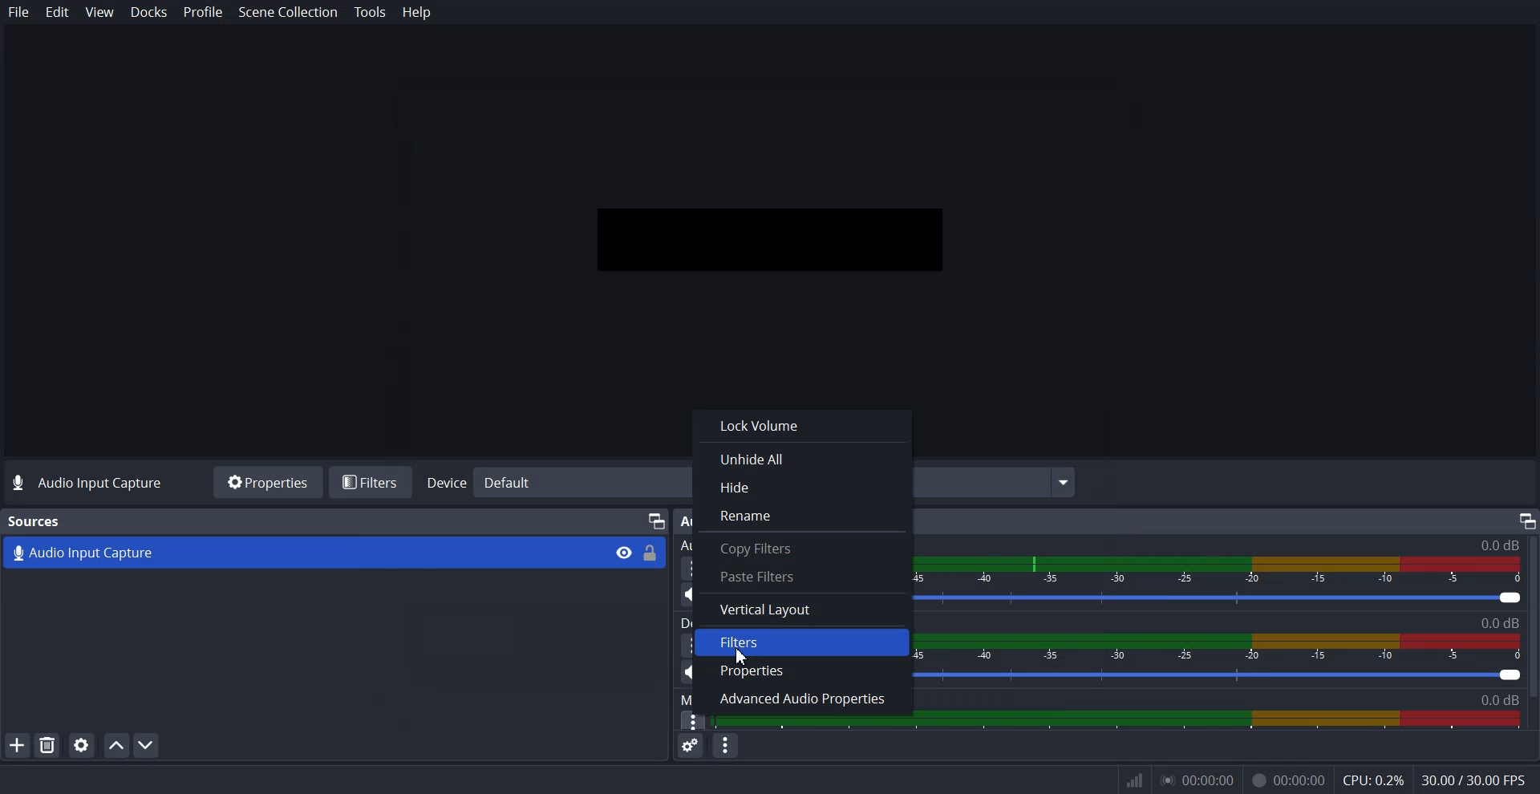 This screenshot has height=794, width=1540. I want to click on Text, so click(35, 521).